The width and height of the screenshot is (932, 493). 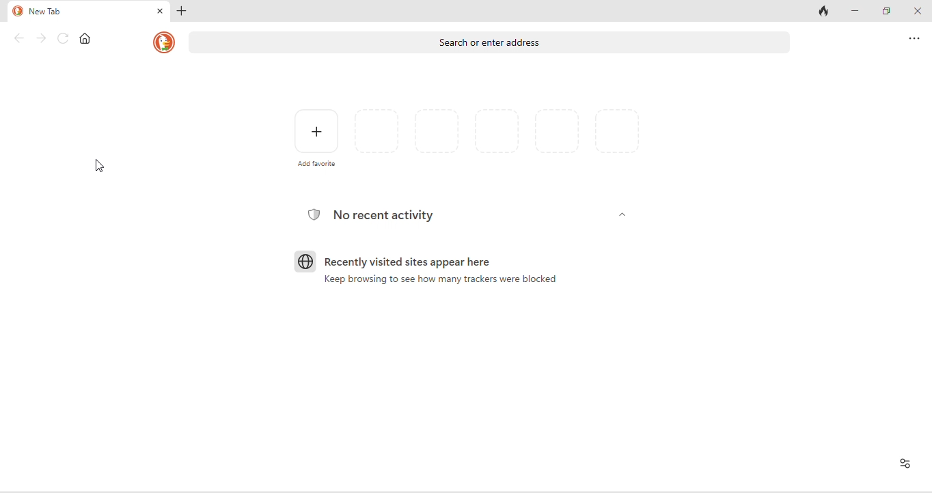 I want to click on add tab, so click(x=183, y=10).